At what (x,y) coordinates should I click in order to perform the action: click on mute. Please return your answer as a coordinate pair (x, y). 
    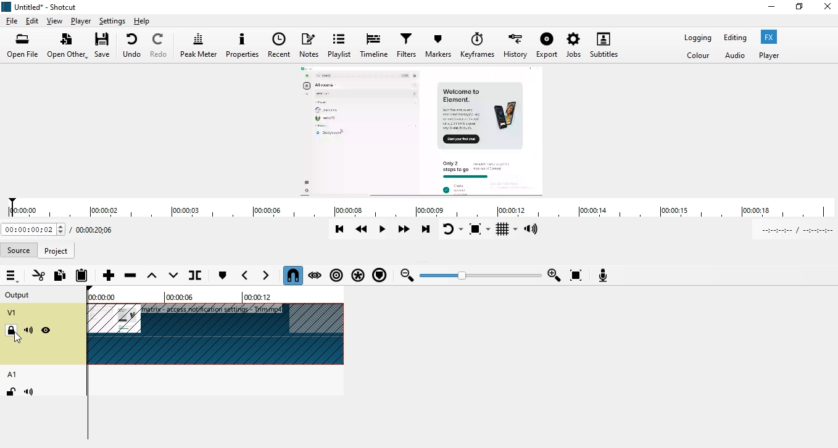
    Looking at the image, I should click on (29, 331).